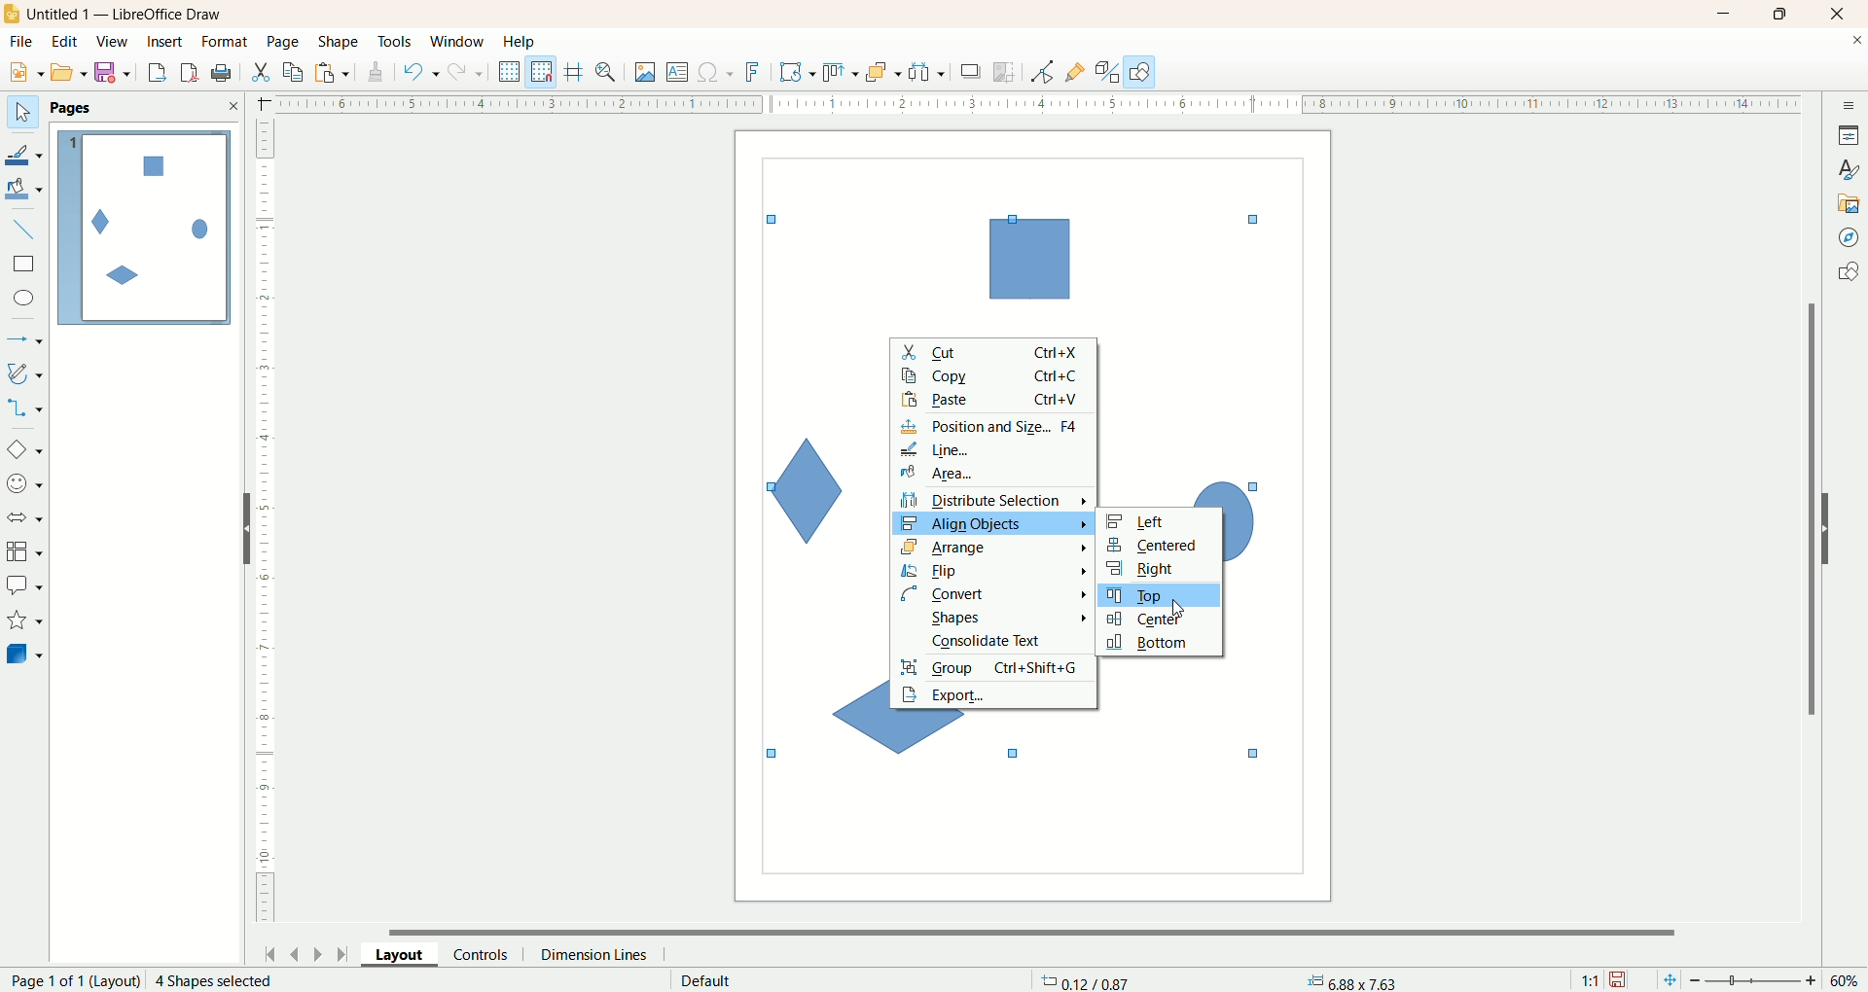  Describe the element at coordinates (708, 980) in the screenshot. I see `default` at that location.